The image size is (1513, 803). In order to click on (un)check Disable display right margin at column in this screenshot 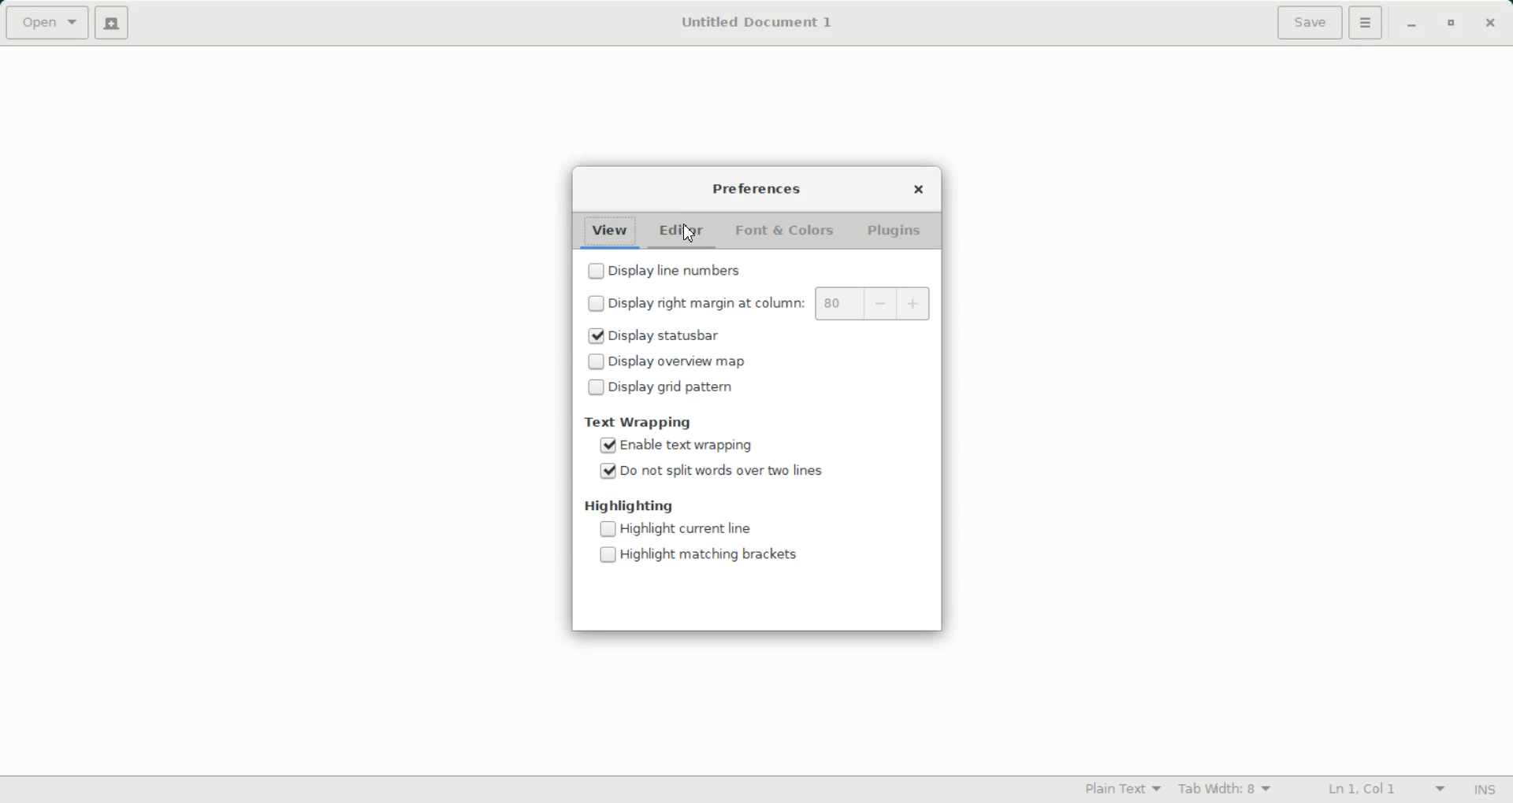, I will do `click(691, 304)`.